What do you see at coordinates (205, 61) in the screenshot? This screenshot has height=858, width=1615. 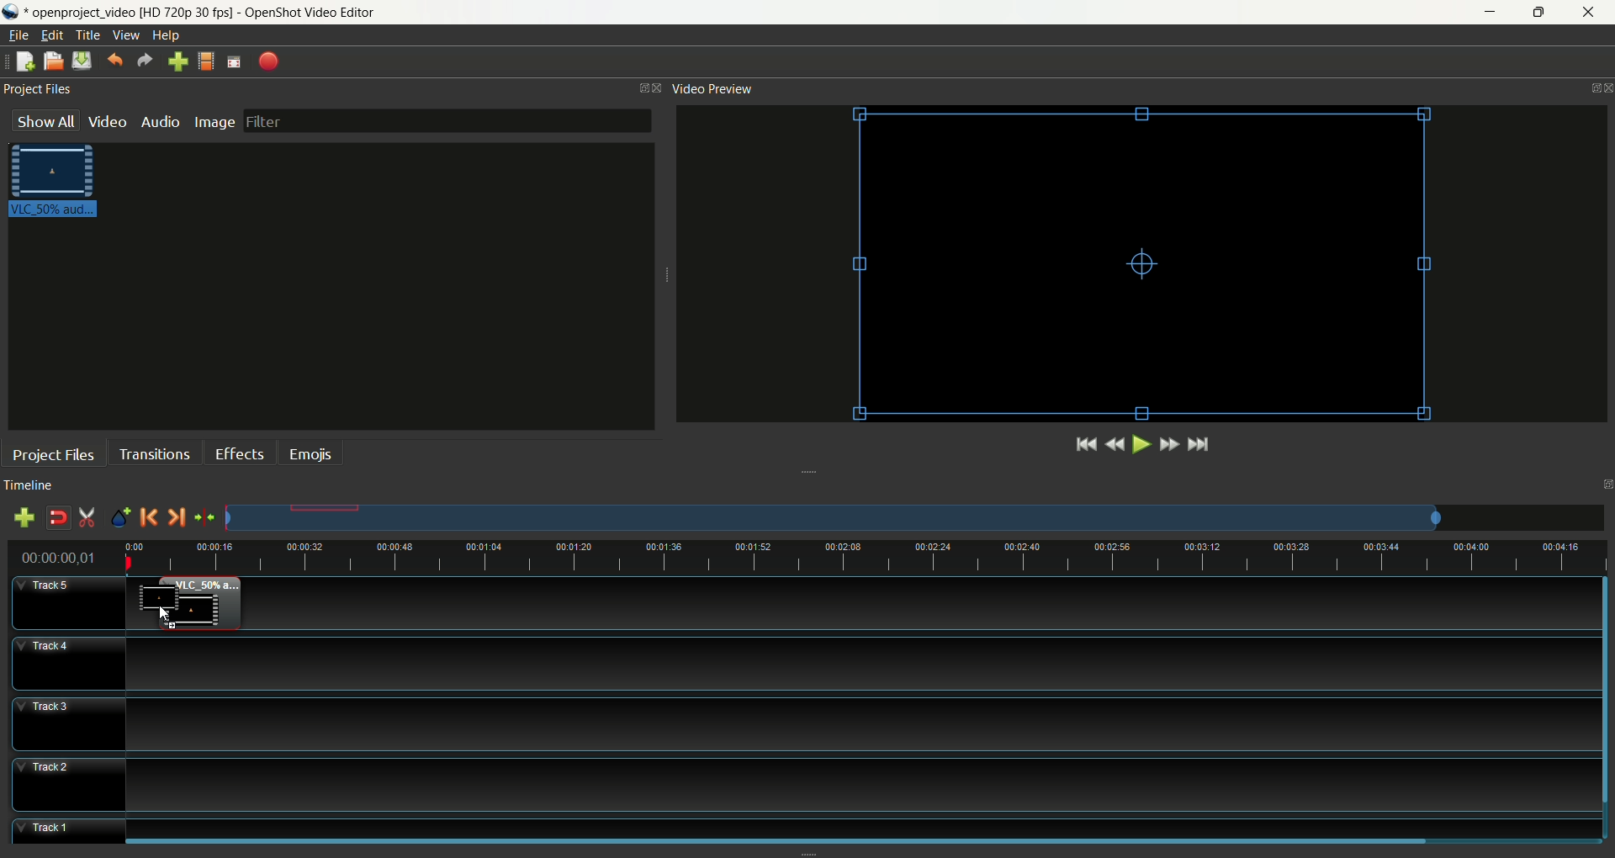 I see `choose profile` at bounding box center [205, 61].